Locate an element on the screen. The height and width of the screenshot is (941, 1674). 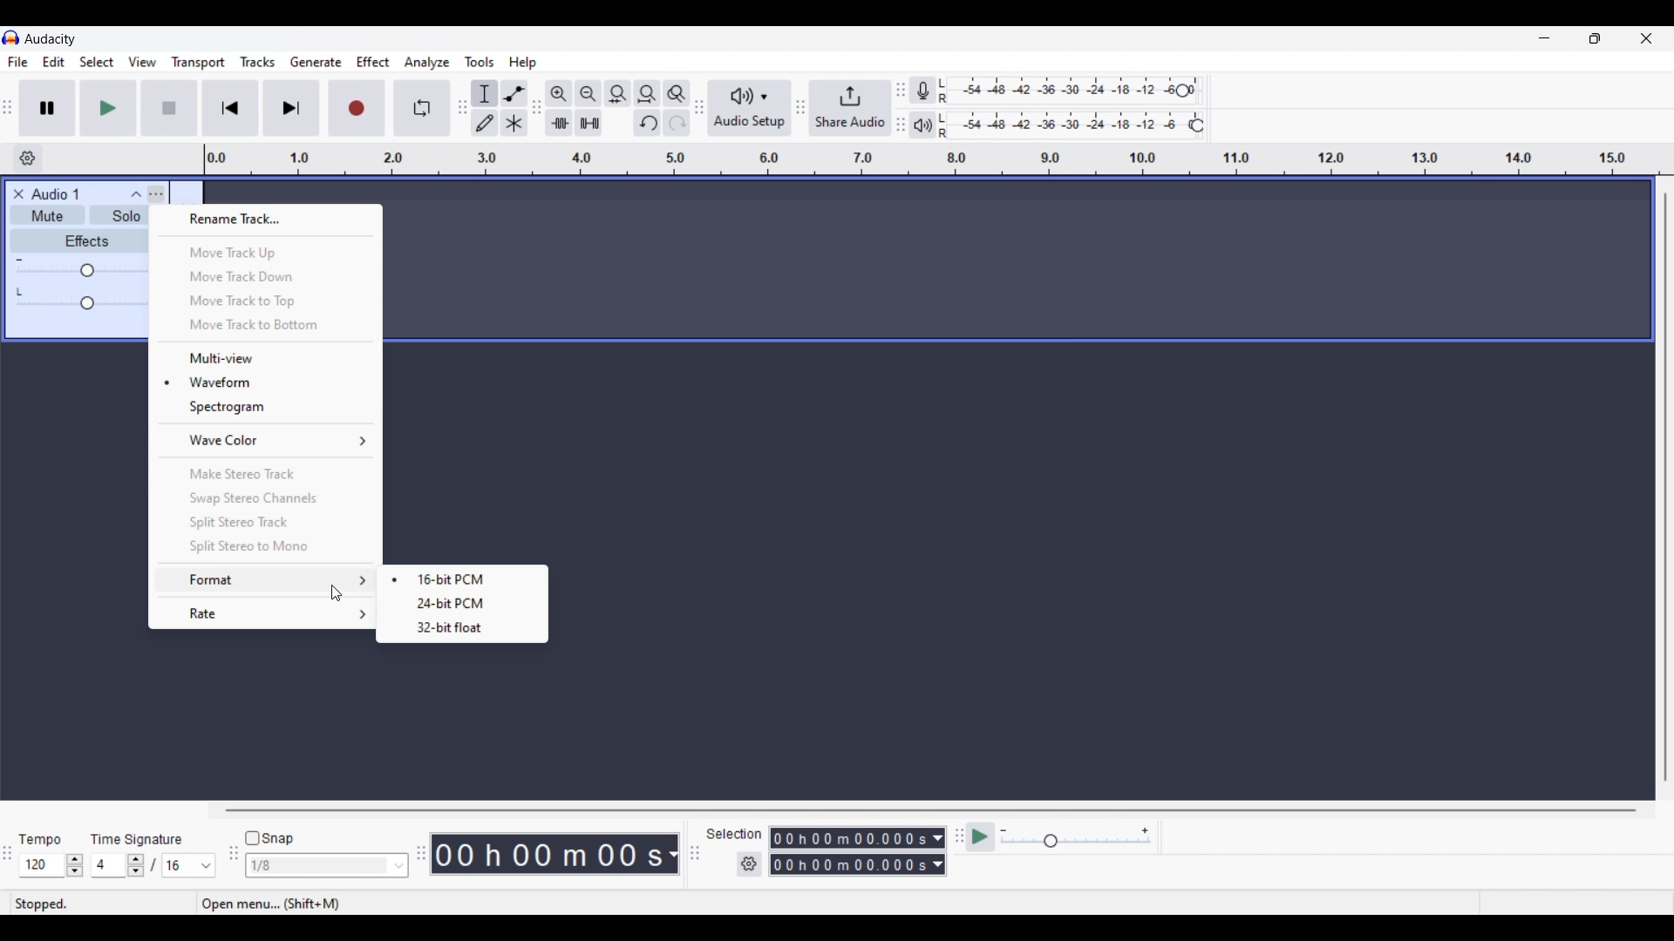
Recording level is located at coordinates (1068, 91).